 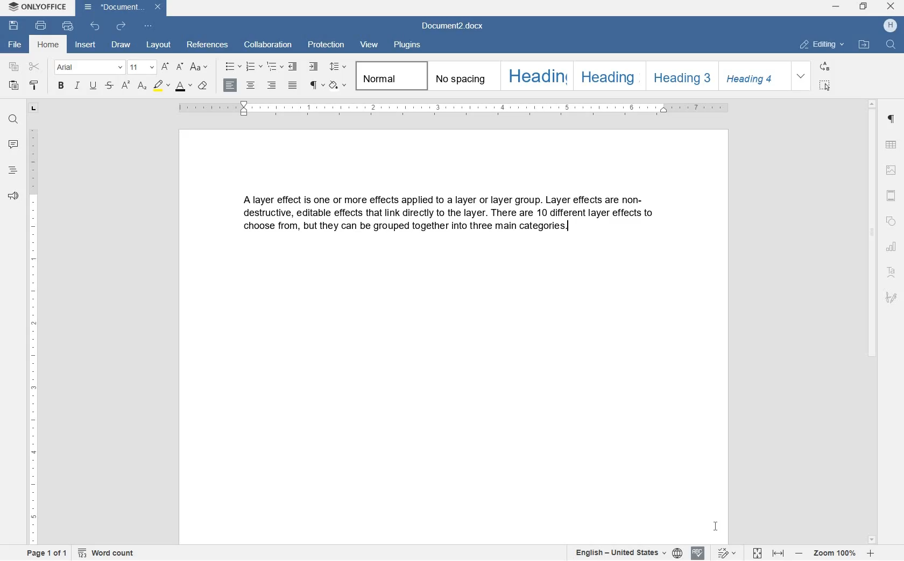 What do you see at coordinates (15, 86) in the screenshot?
I see `PASTE` at bounding box center [15, 86].